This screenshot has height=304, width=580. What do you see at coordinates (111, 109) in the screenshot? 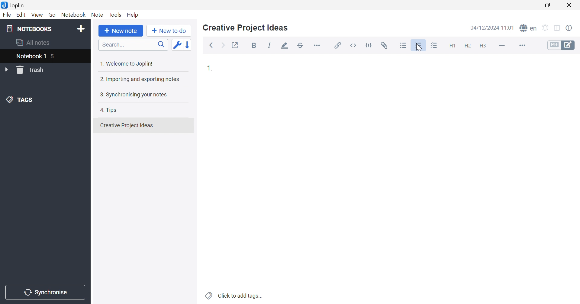
I see `4. Tips` at bounding box center [111, 109].